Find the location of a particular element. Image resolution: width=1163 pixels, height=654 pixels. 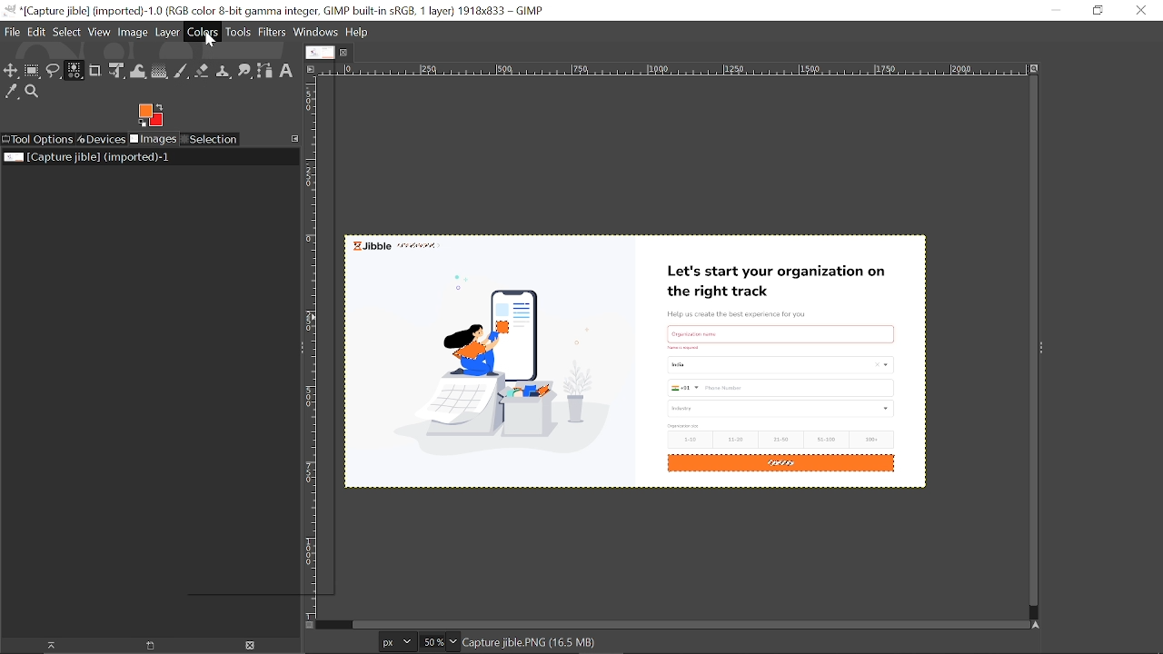

Tool options is located at coordinates (37, 140).